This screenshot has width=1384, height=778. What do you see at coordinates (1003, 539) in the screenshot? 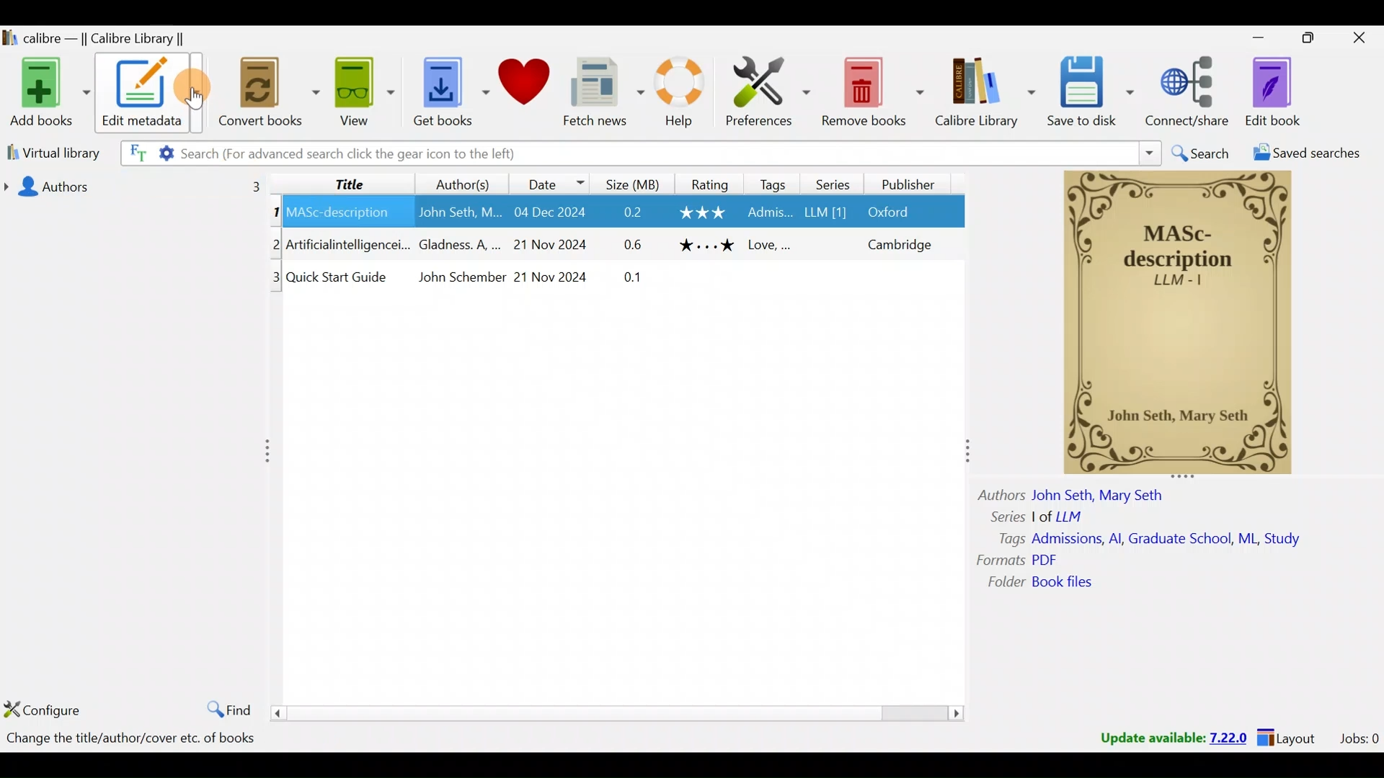
I see `` at bounding box center [1003, 539].